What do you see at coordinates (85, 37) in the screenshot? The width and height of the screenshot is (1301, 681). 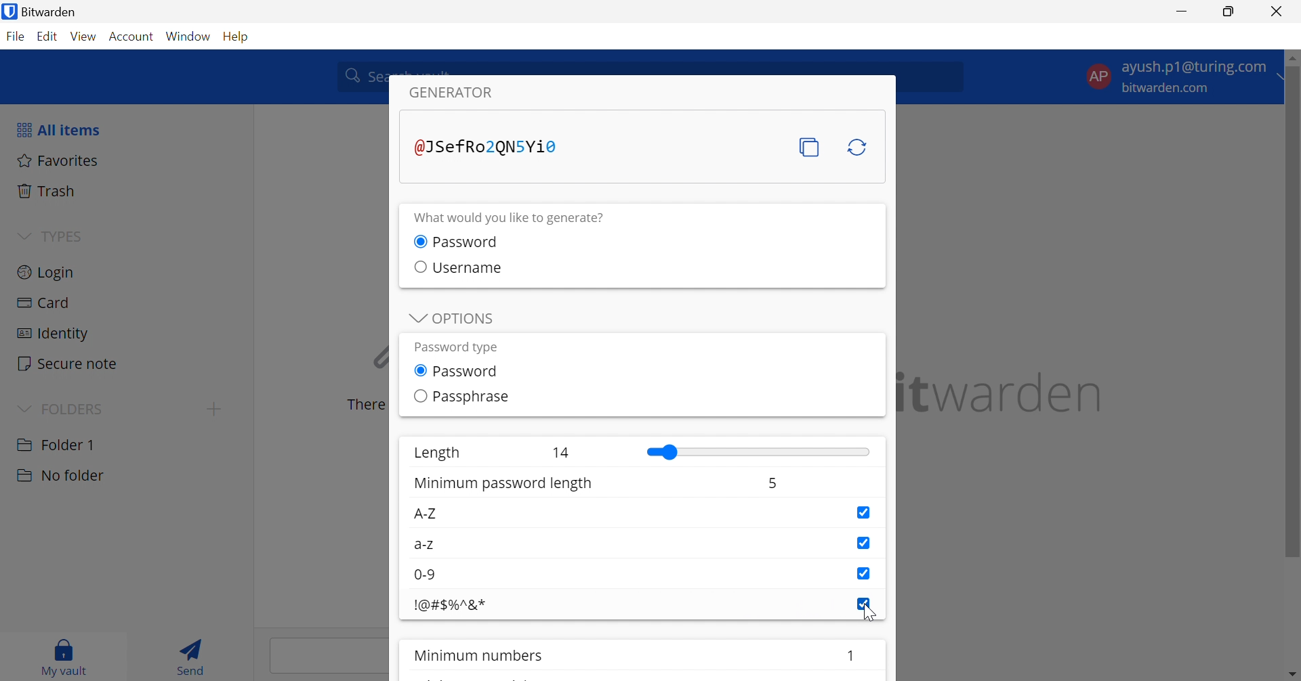 I see `View` at bounding box center [85, 37].